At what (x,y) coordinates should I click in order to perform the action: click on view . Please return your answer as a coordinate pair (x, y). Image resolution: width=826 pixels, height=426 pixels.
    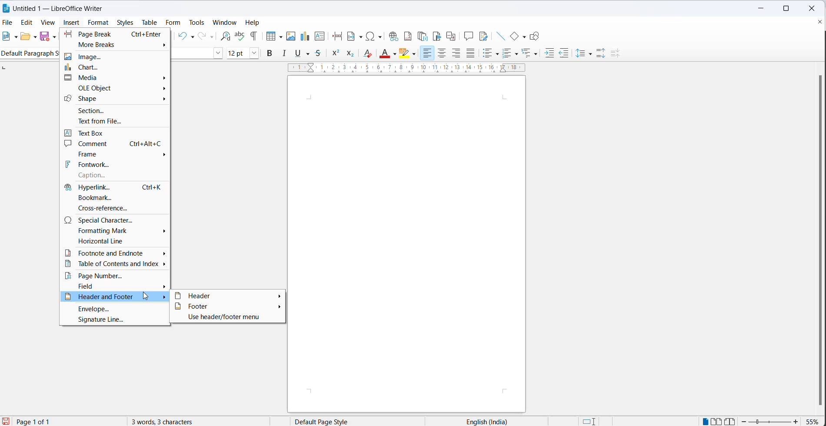
    Looking at the image, I should click on (49, 23).